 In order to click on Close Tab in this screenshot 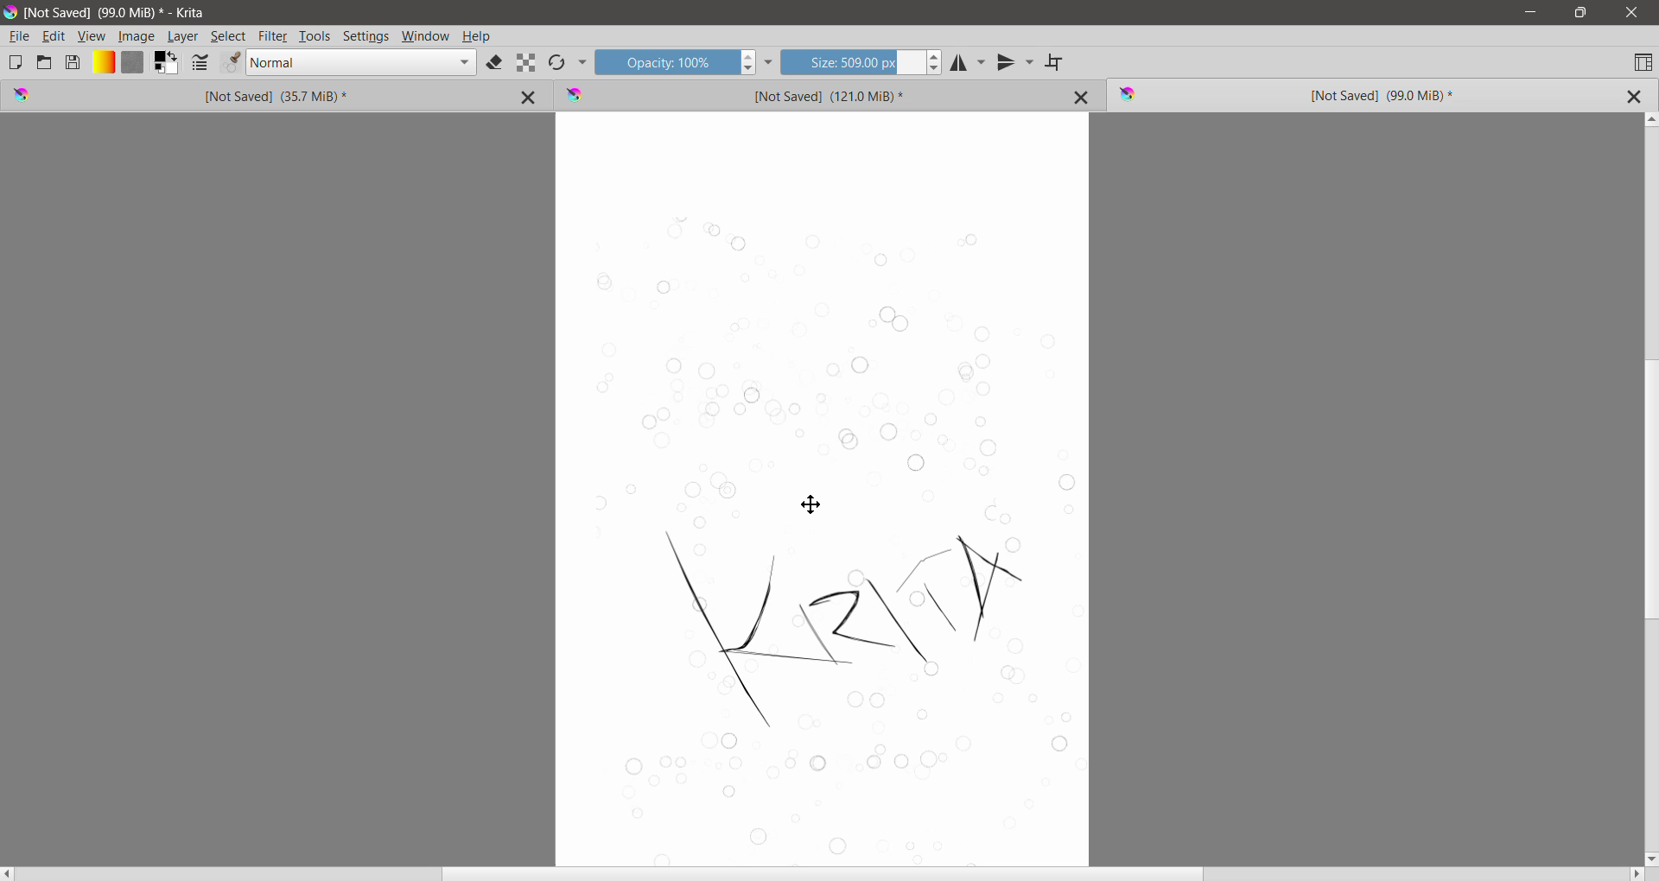, I will do `click(531, 96)`.